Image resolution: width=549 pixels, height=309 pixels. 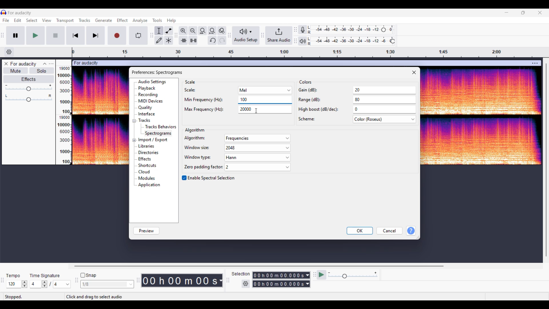 I want to click on File menu, so click(x=6, y=20).